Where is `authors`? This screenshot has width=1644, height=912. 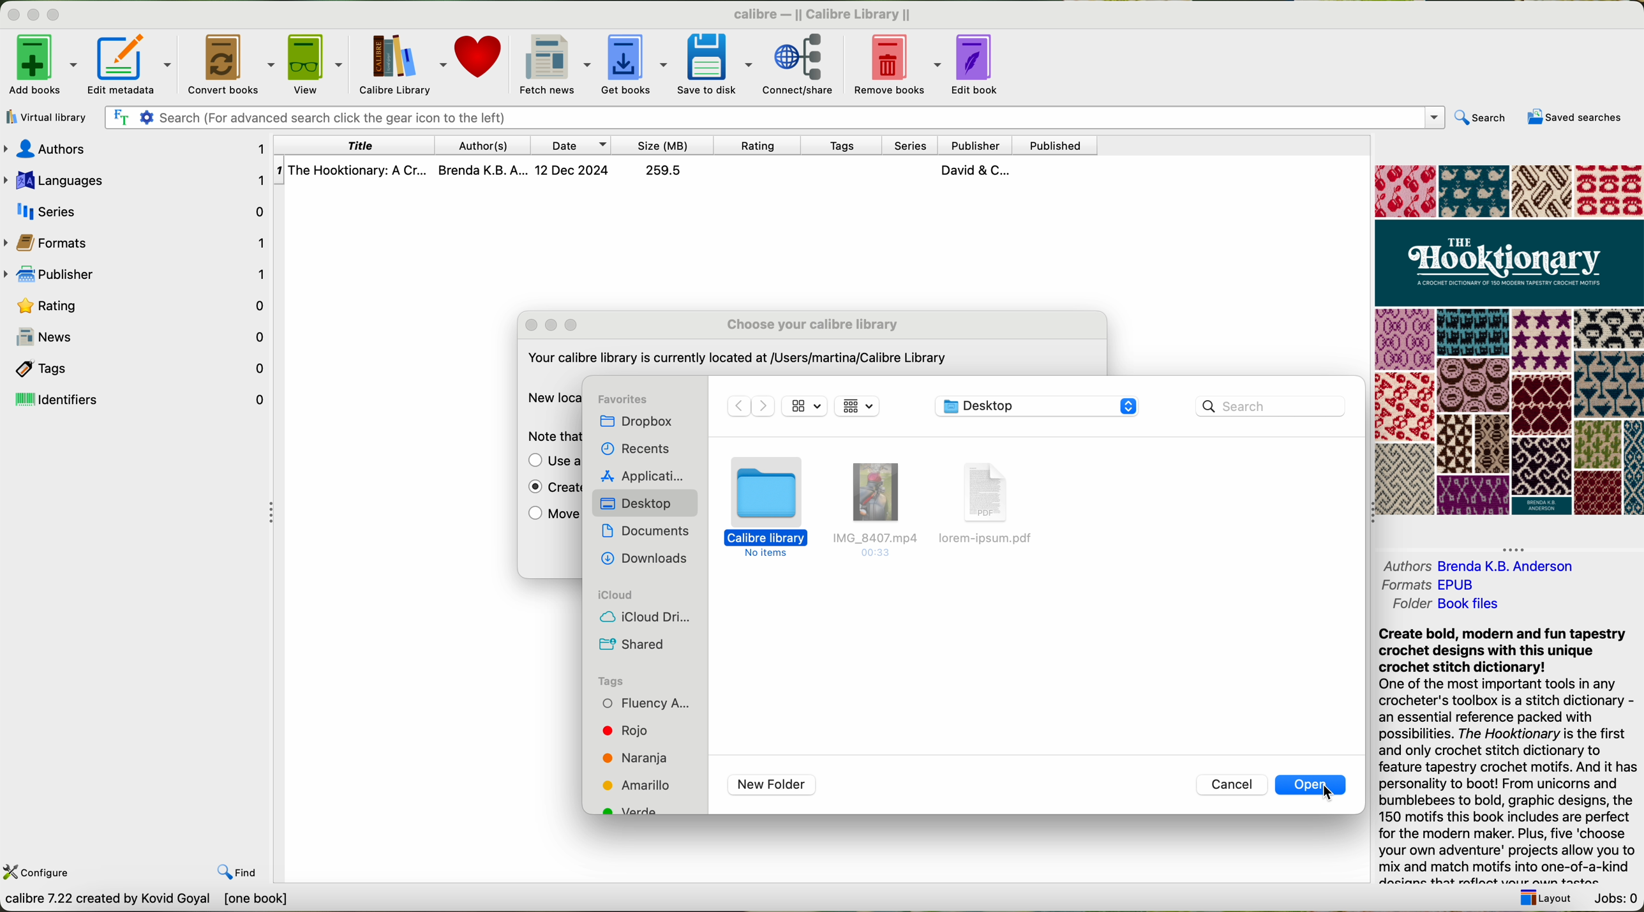
authors is located at coordinates (482, 144).